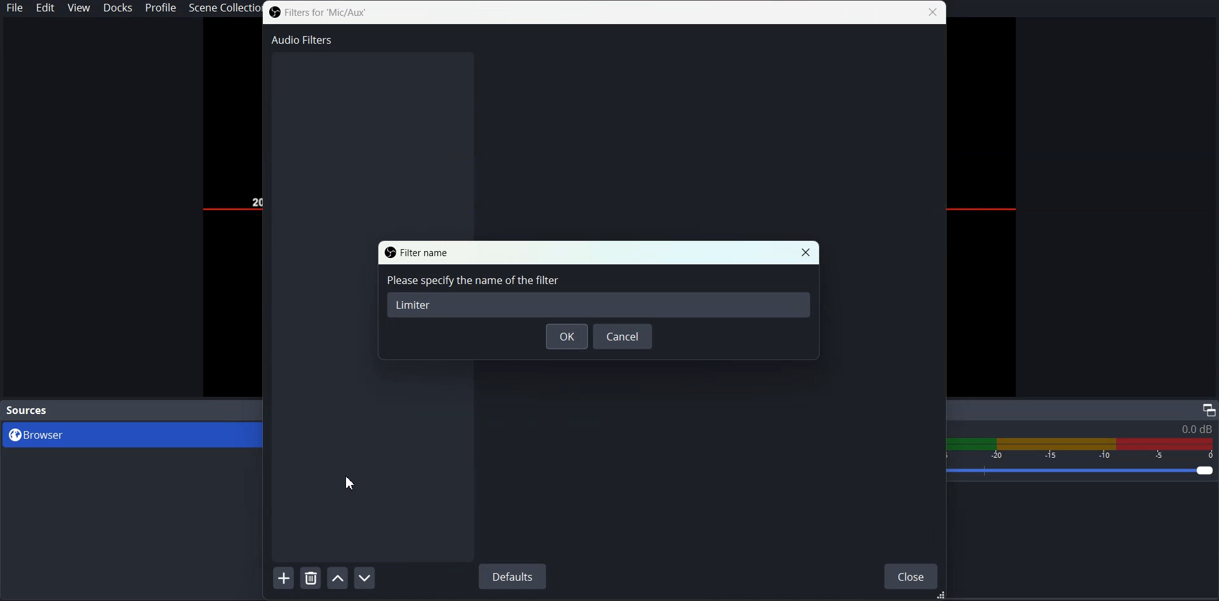 Image resolution: width=1219 pixels, height=601 pixels. Describe the element at coordinates (623, 337) in the screenshot. I see `Cancel` at that location.